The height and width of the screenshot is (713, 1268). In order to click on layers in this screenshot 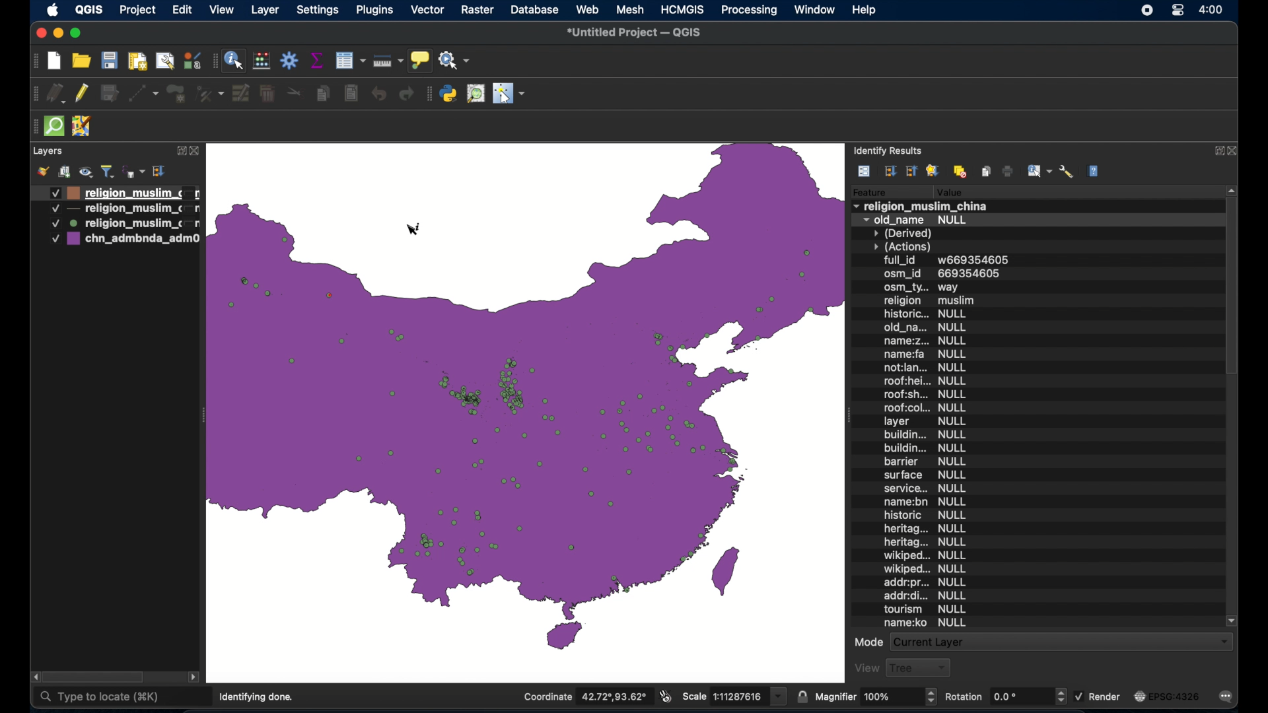, I will do `click(48, 150)`.